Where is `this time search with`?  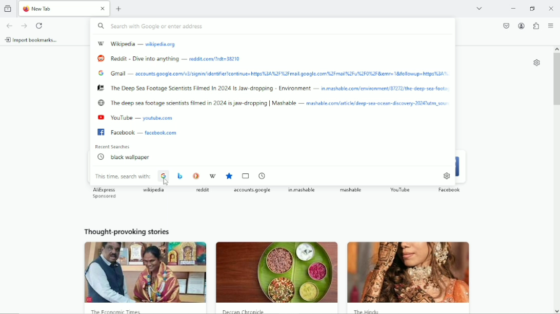
this time search with is located at coordinates (123, 176).